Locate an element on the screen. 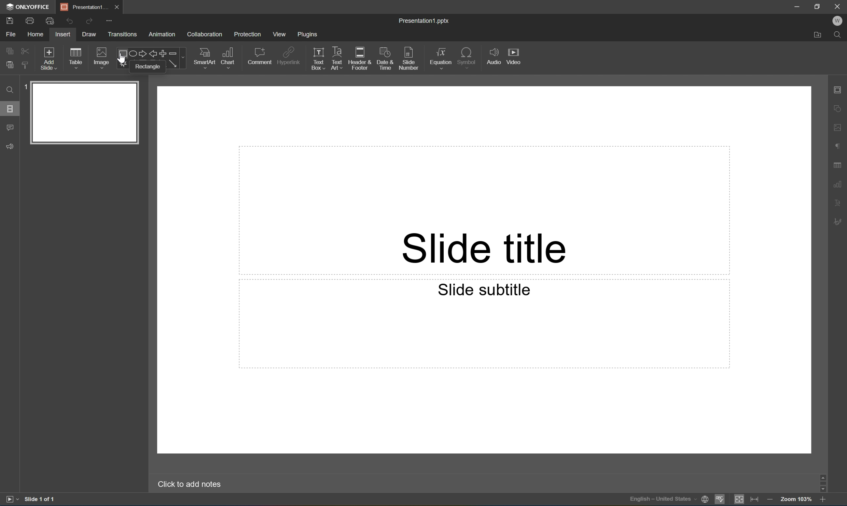  Print file is located at coordinates (31, 20).